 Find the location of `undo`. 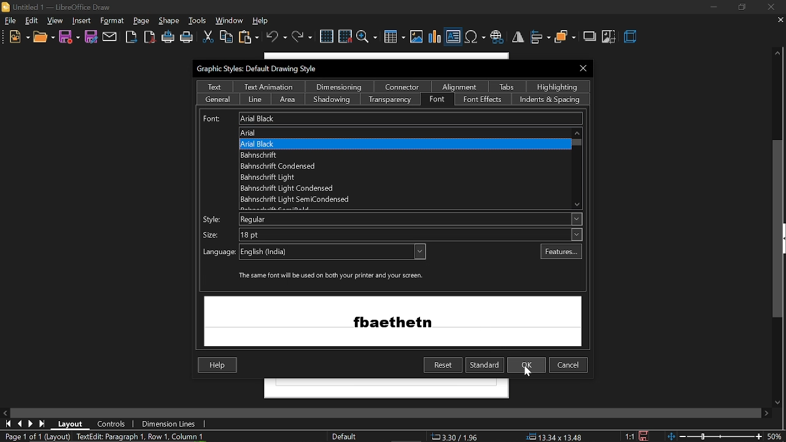

undo is located at coordinates (276, 37).